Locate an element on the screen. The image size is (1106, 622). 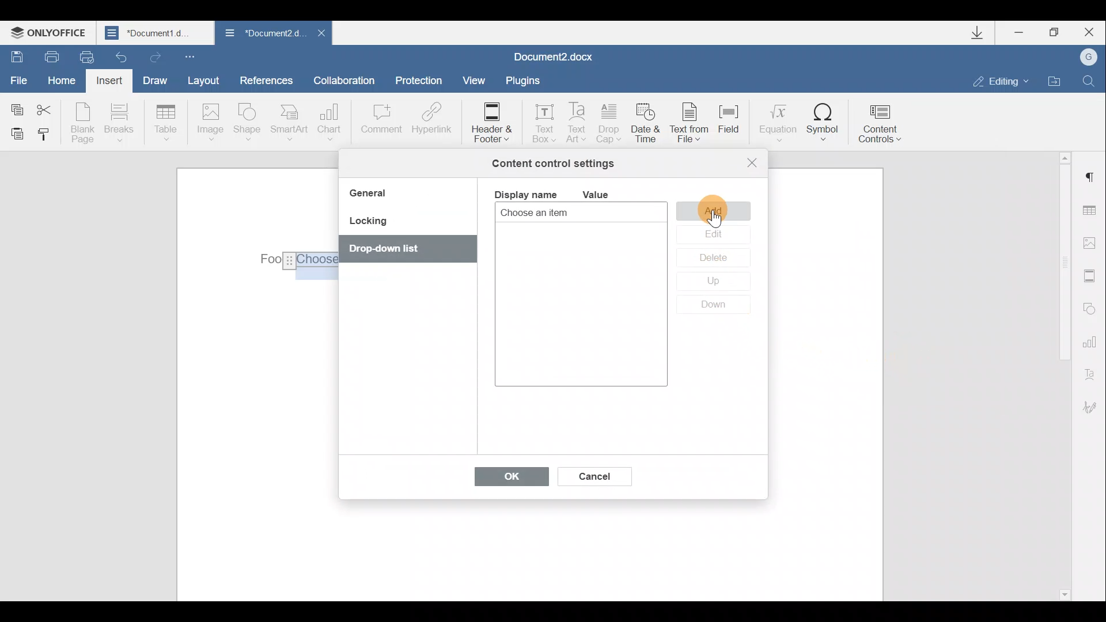
Comment is located at coordinates (381, 124).